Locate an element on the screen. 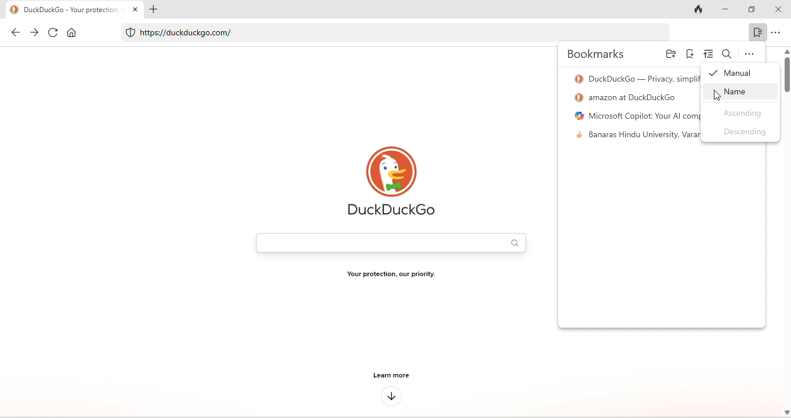 Image resolution: width=791 pixels, height=418 pixels. search bar is located at coordinates (390, 241).